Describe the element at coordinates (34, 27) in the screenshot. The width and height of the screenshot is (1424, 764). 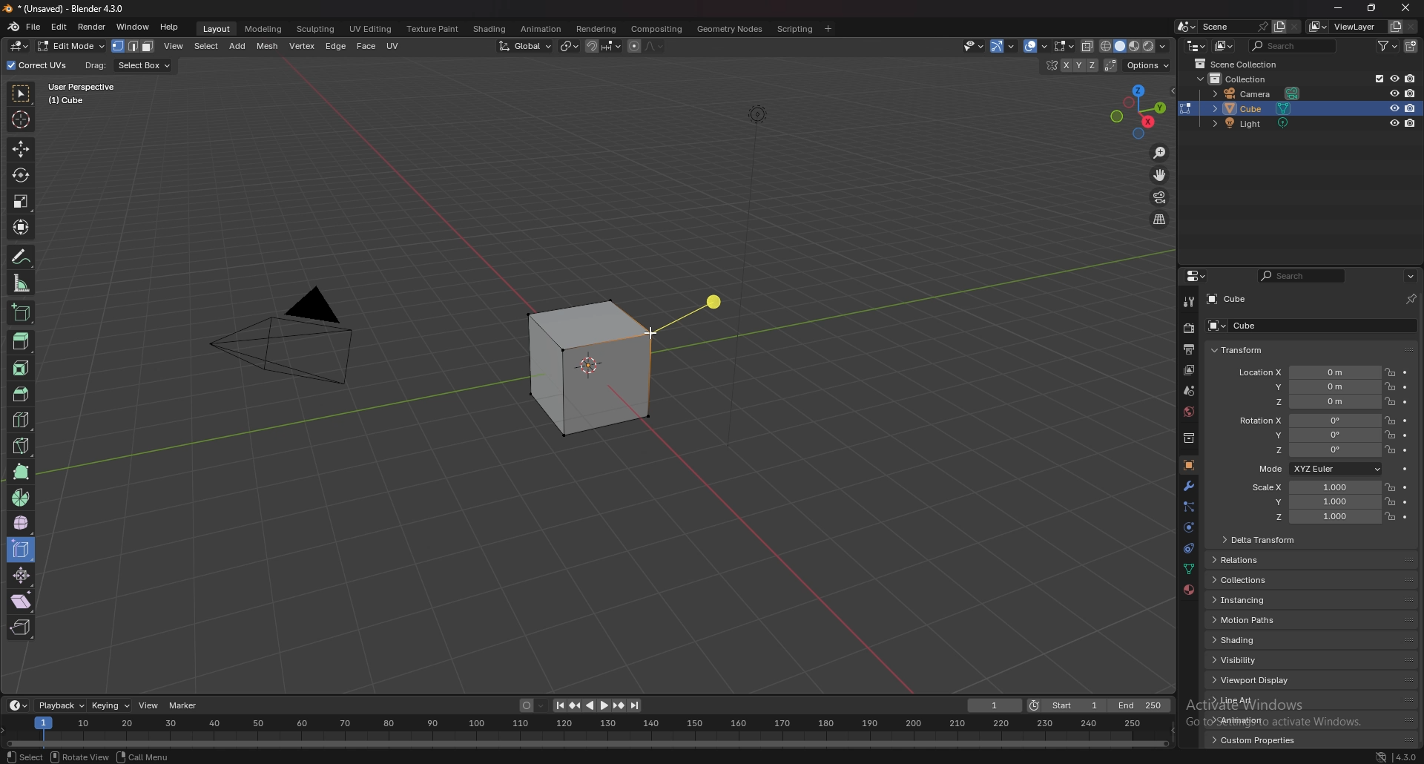
I see `file` at that location.